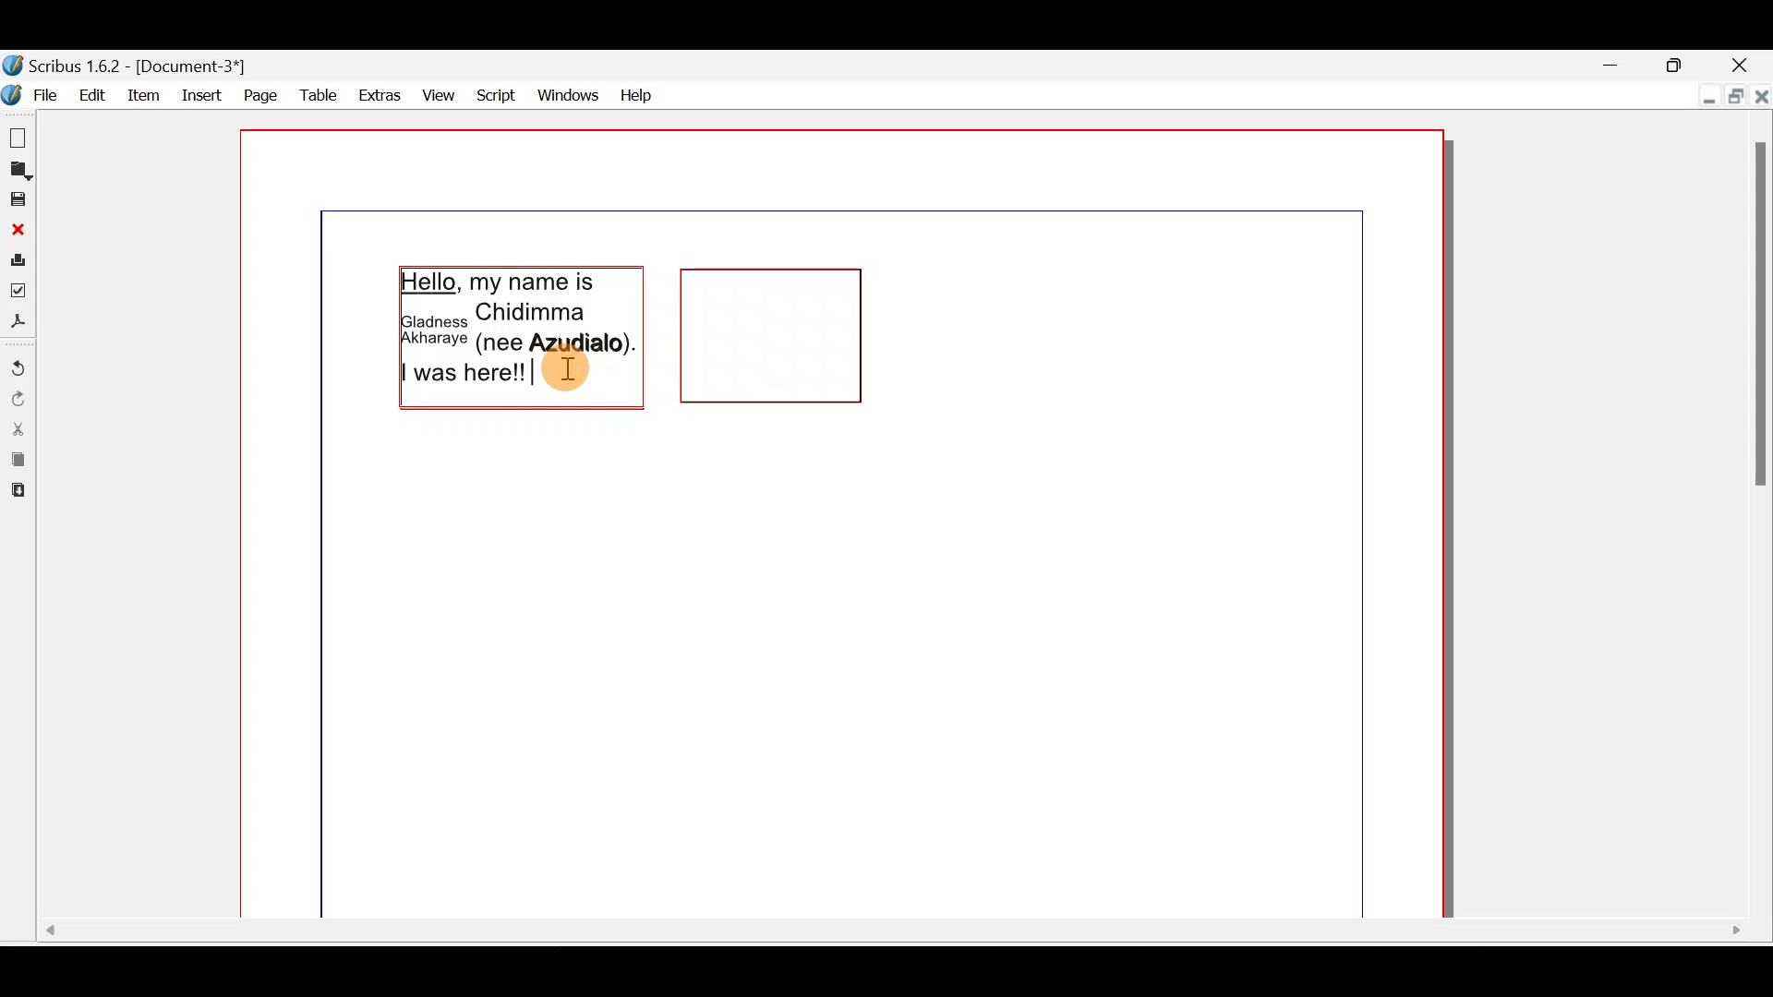  What do you see at coordinates (377, 94) in the screenshot?
I see `Extras` at bounding box center [377, 94].